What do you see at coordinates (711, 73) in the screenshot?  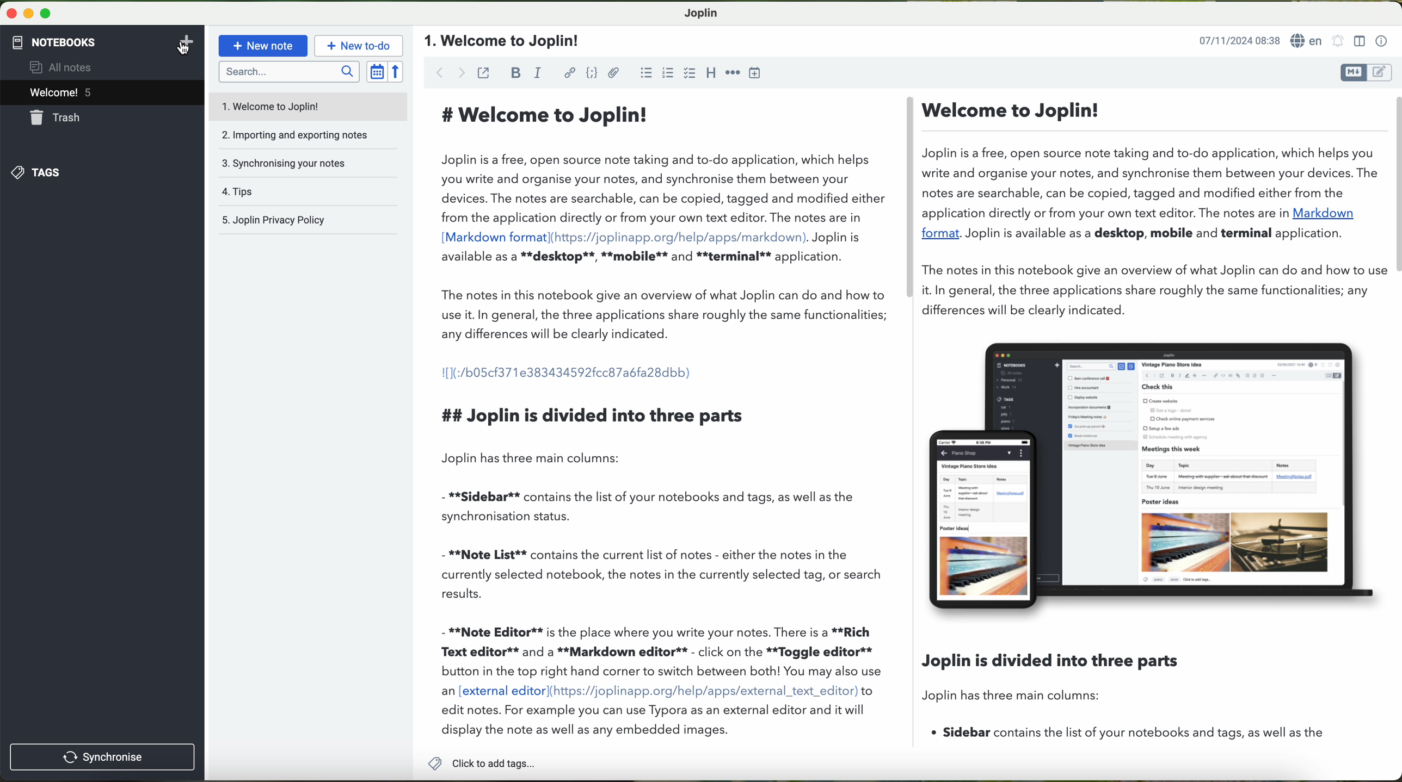 I see `heading` at bounding box center [711, 73].